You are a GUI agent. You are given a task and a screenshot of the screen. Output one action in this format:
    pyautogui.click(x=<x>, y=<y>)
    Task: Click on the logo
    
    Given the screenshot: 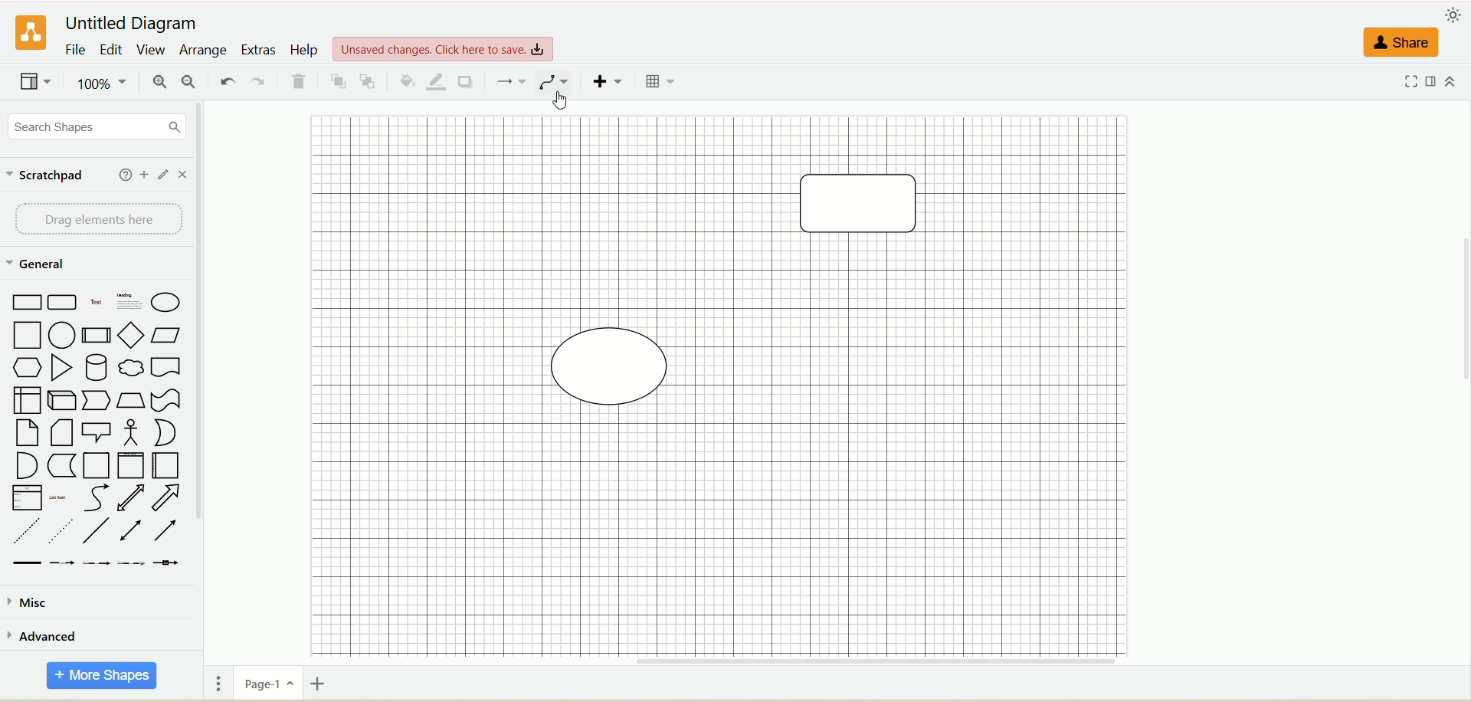 What is the action you would take?
    pyautogui.click(x=28, y=34)
    